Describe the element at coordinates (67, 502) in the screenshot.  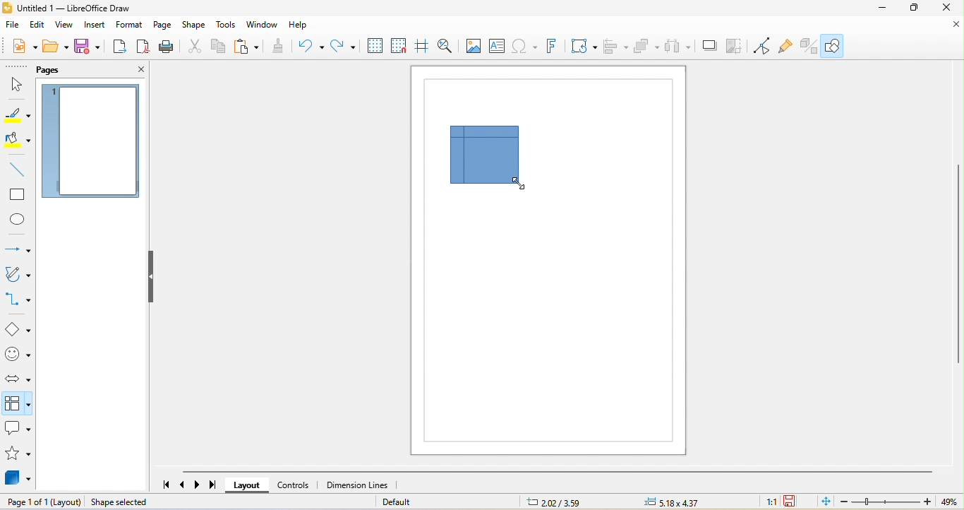
I see `(layout)` at that location.